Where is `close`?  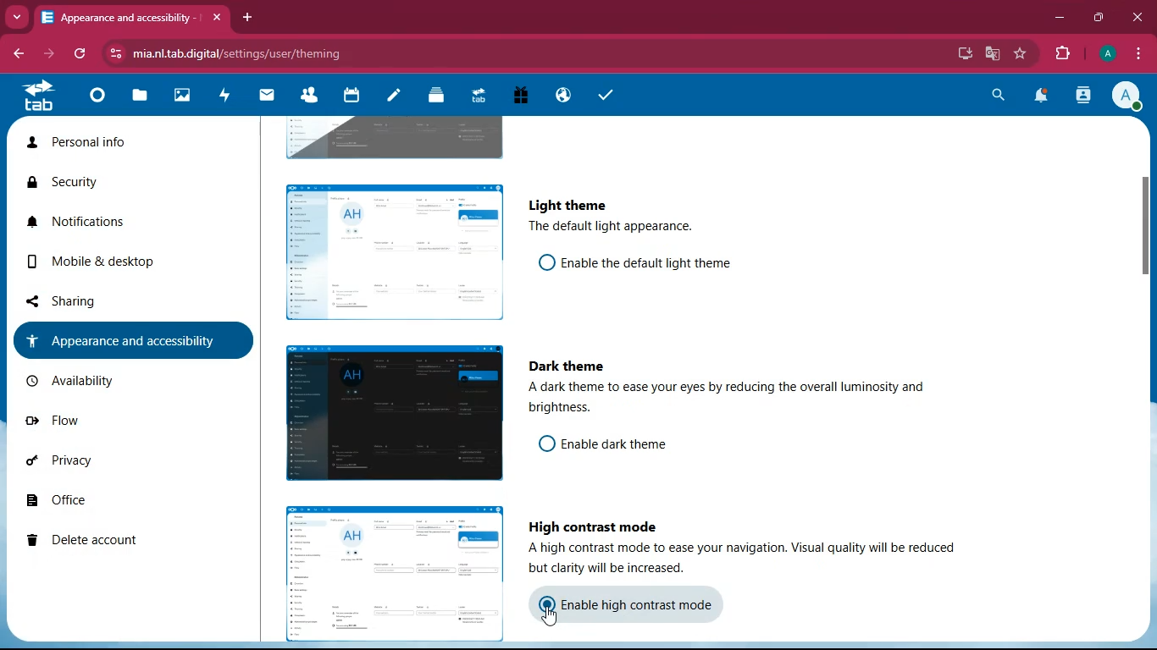
close is located at coordinates (1136, 17).